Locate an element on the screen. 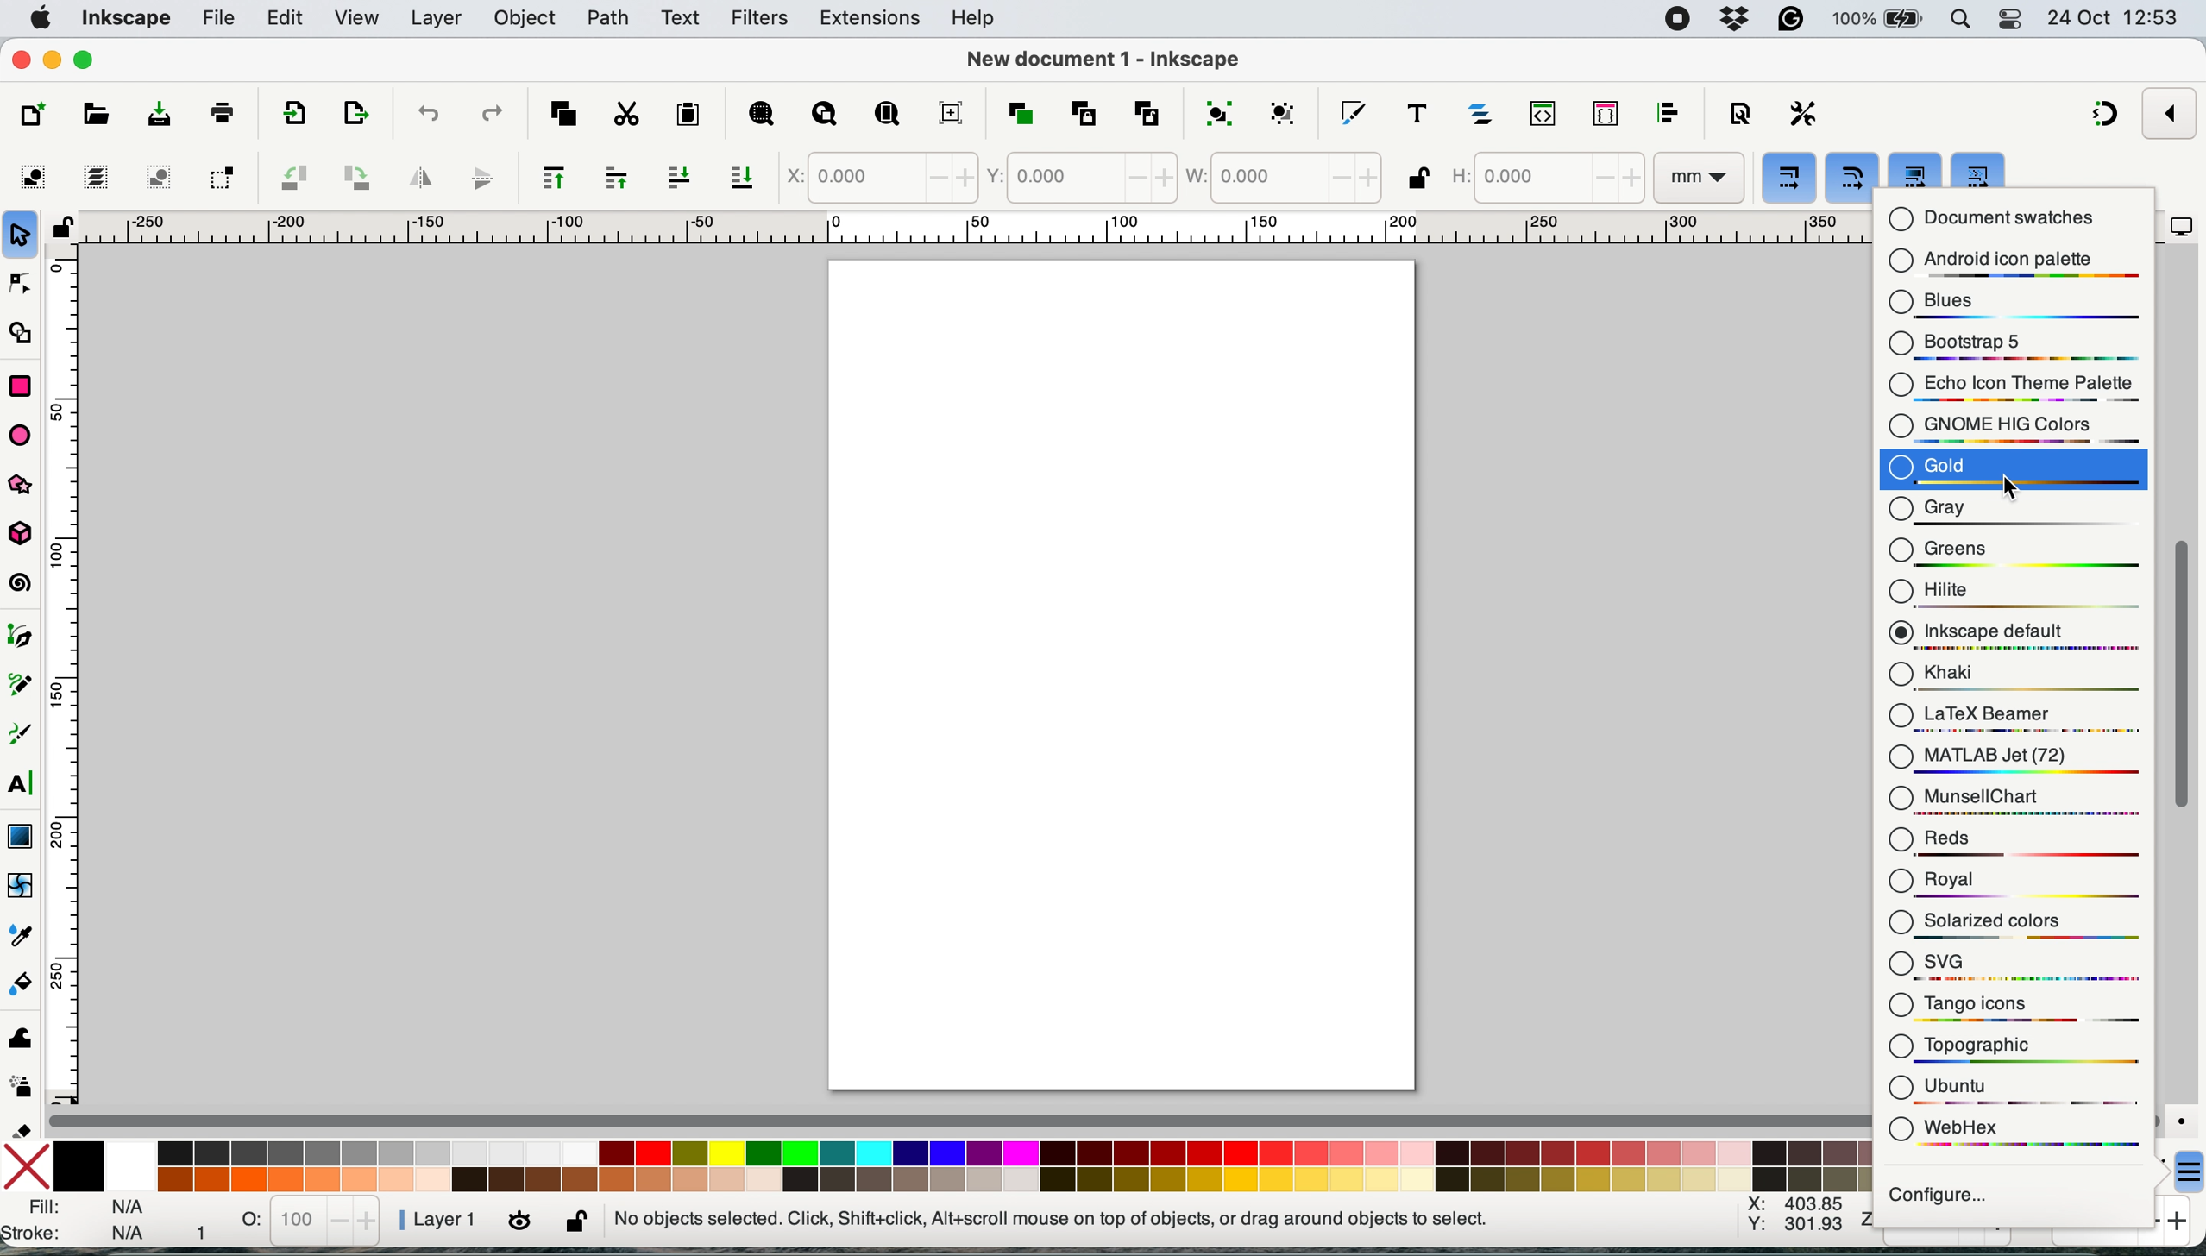 The width and height of the screenshot is (2206, 1256). preferences is located at coordinates (1802, 112).